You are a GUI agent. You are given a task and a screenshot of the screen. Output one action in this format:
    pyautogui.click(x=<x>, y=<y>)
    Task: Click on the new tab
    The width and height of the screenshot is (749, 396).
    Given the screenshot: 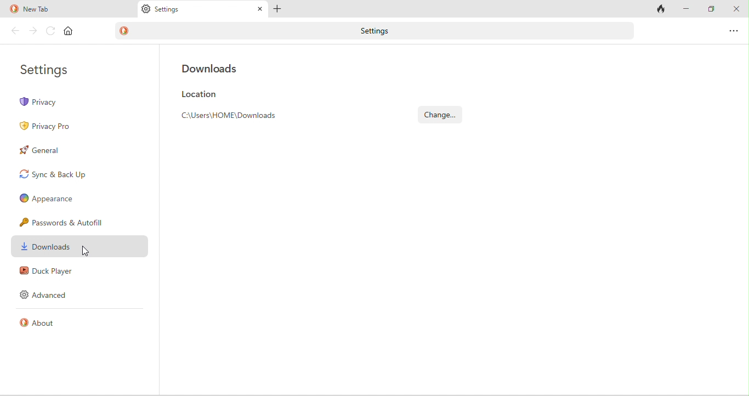 What is the action you would take?
    pyautogui.click(x=71, y=12)
    